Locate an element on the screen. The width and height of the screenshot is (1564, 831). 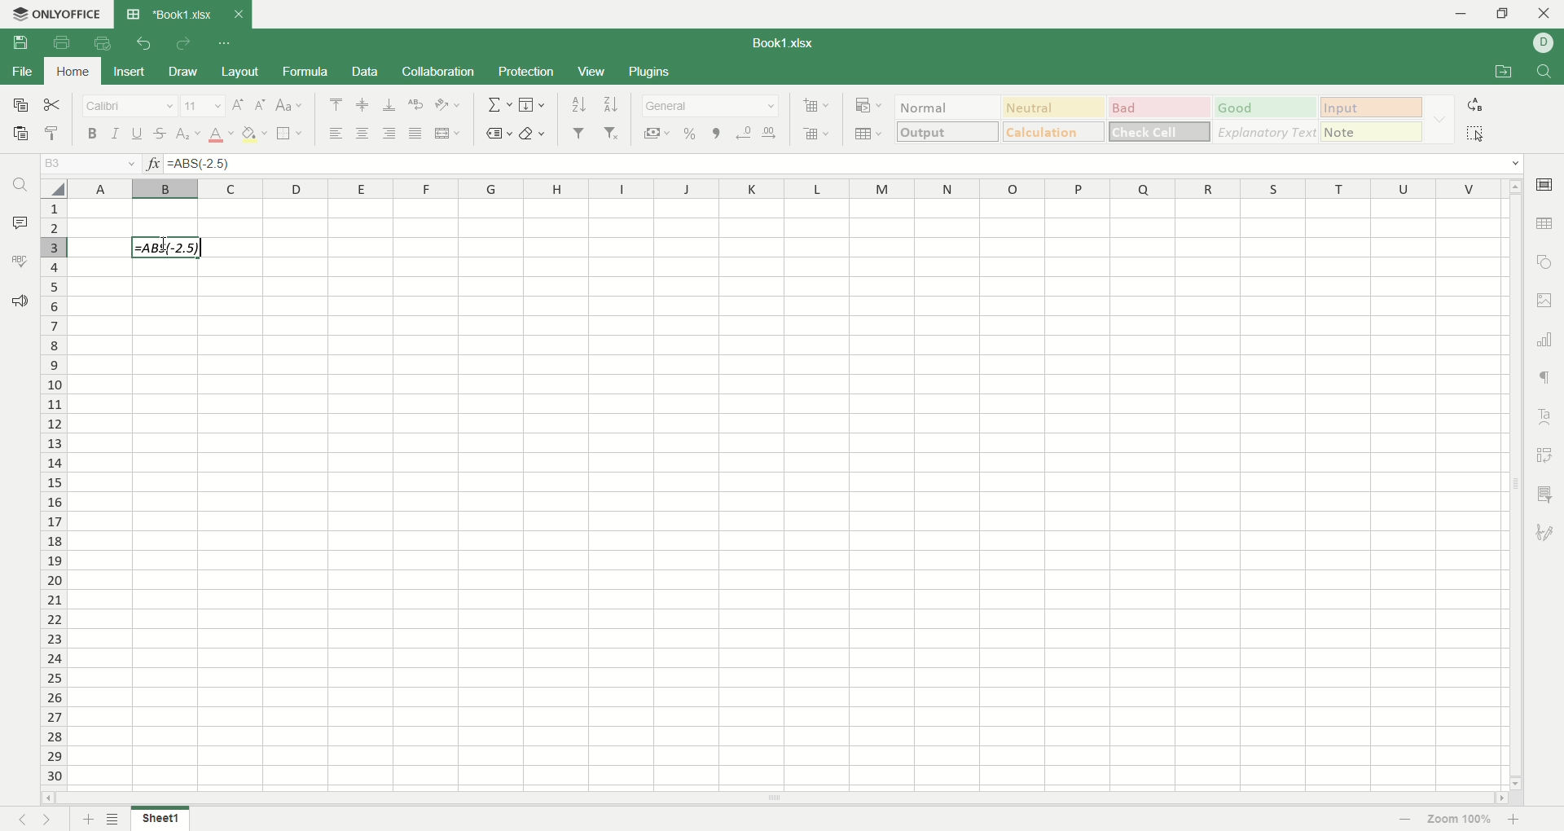
insert cell is located at coordinates (817, 107).